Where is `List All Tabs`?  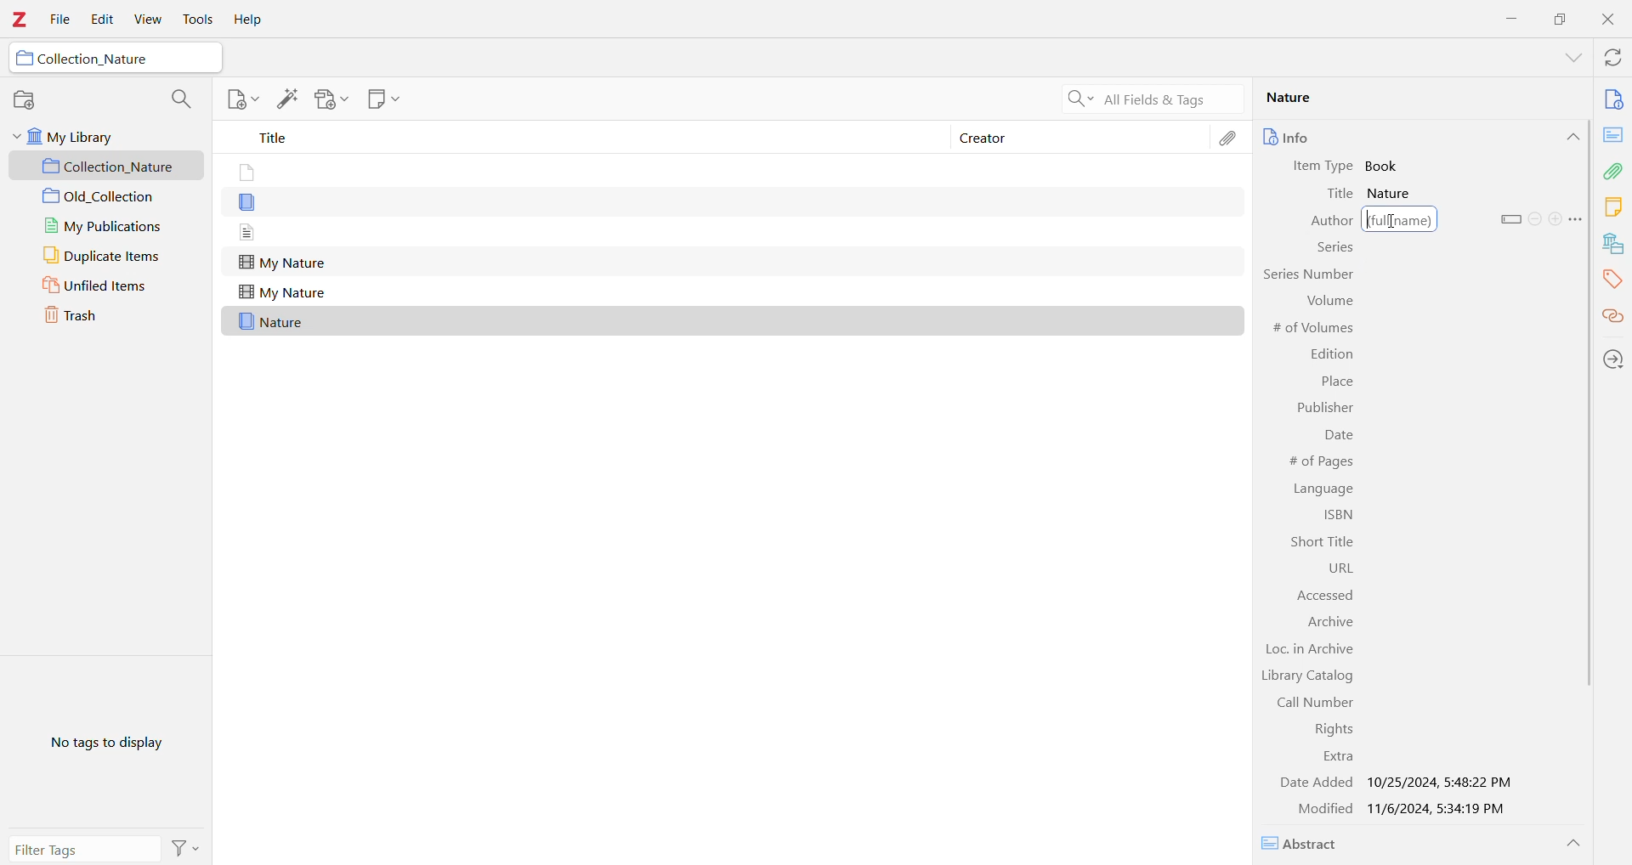 List All Tabs is located at coordinates (1567, 59).